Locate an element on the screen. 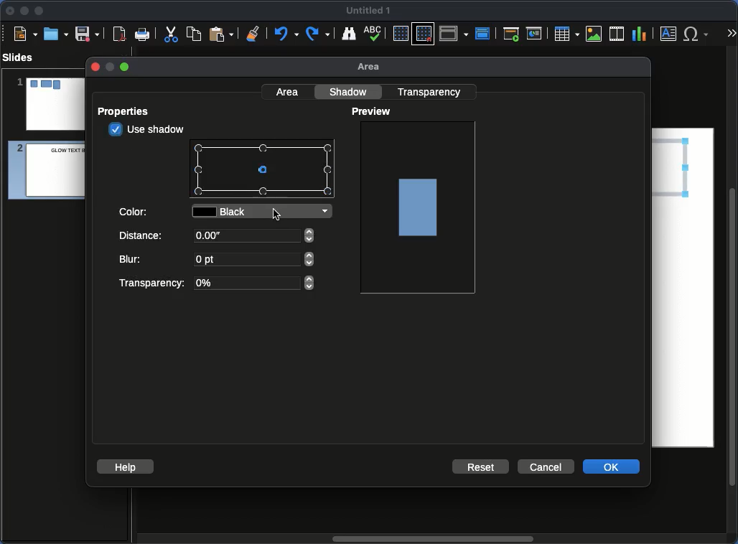 This screenshot has height=544, width=738. New is located at coordinates (25, 33).